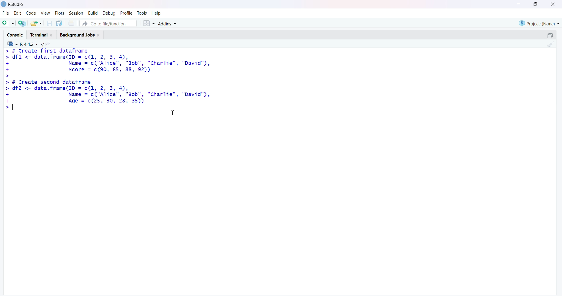 The image size is (562, 296). Describe the element at coordinates (60, 13) in the screenshot. I see `plots` at that location.